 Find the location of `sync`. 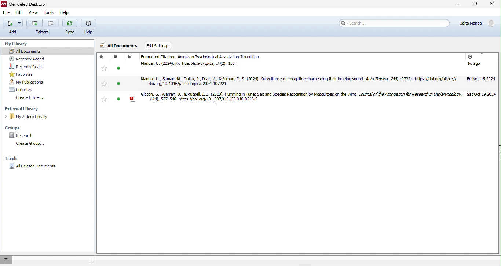

sync is located at coordinates (70, 28).